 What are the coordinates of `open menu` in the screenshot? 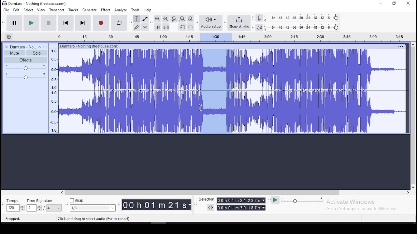 It's located at (45, 47).